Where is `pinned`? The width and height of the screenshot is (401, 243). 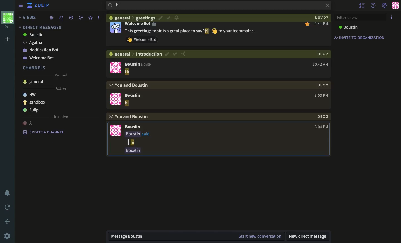
pinned is located at coordinates (62, 76).